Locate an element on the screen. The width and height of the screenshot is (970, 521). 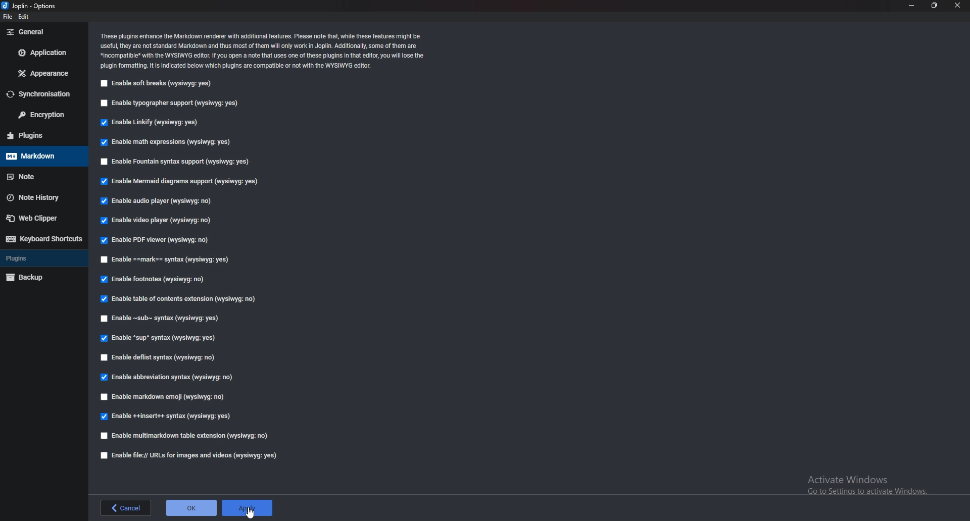
back is located at coordinates (126, 508).